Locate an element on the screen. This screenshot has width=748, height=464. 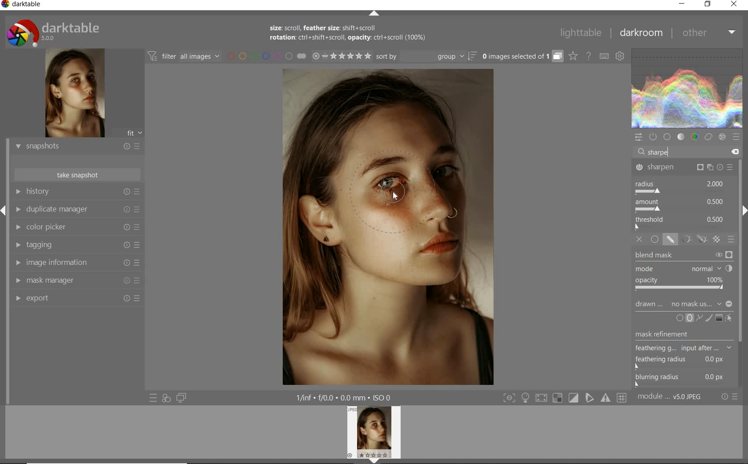
range rating of selected images is located at coordinates (341, 57).